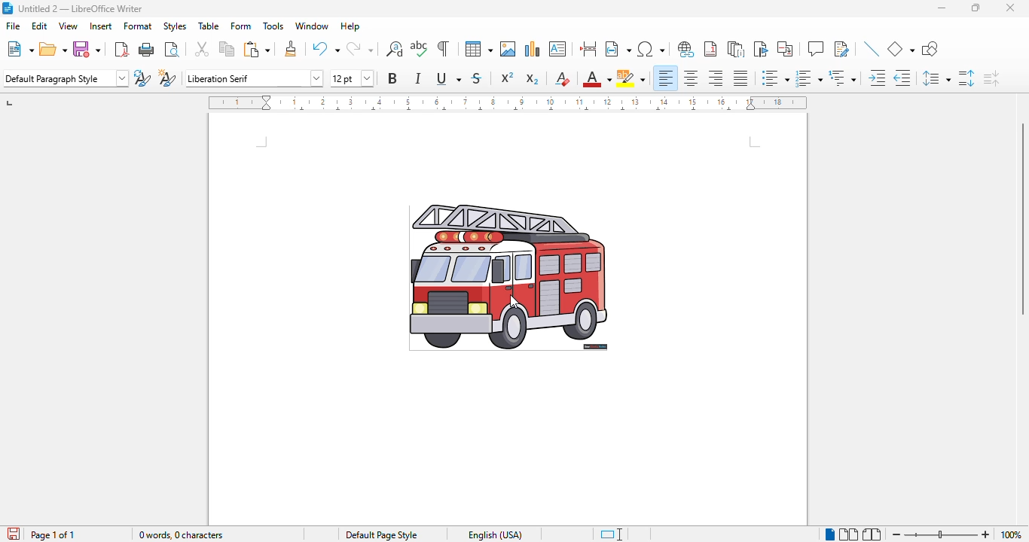 This screenshot has width=1029, height=542. Describe the element at coordinates (242, 26) in the screenshot. I see `form` at that location.